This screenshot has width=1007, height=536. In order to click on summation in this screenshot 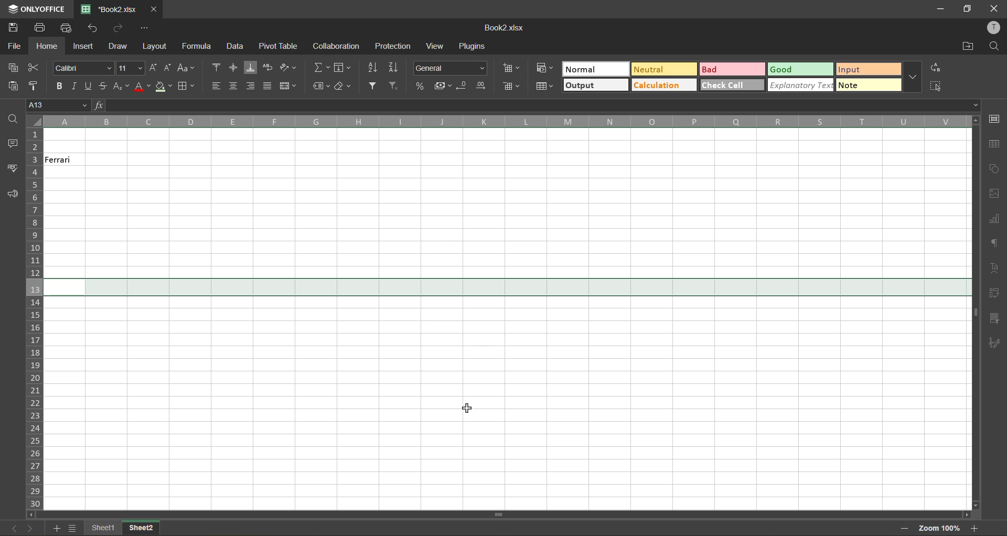, I will do `click(321, 67)`.